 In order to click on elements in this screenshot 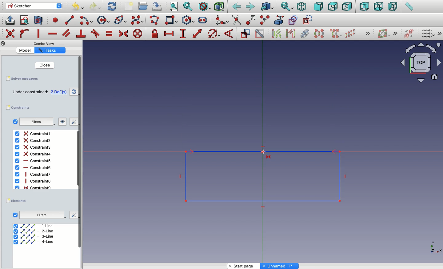, I will do `click(17, 201)`.